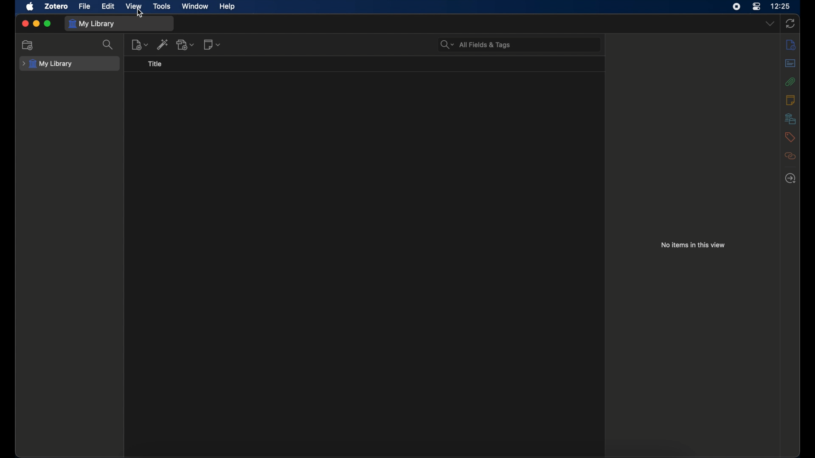 The width and height of the screenshot is (815, 458). I want to click on zotero, so click(56, 6).